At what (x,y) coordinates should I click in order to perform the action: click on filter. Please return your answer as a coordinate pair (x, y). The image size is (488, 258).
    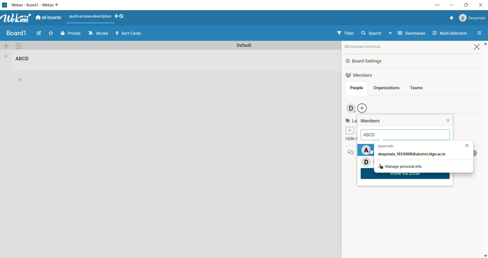
    Looking at the image, I should click on (345, 33).